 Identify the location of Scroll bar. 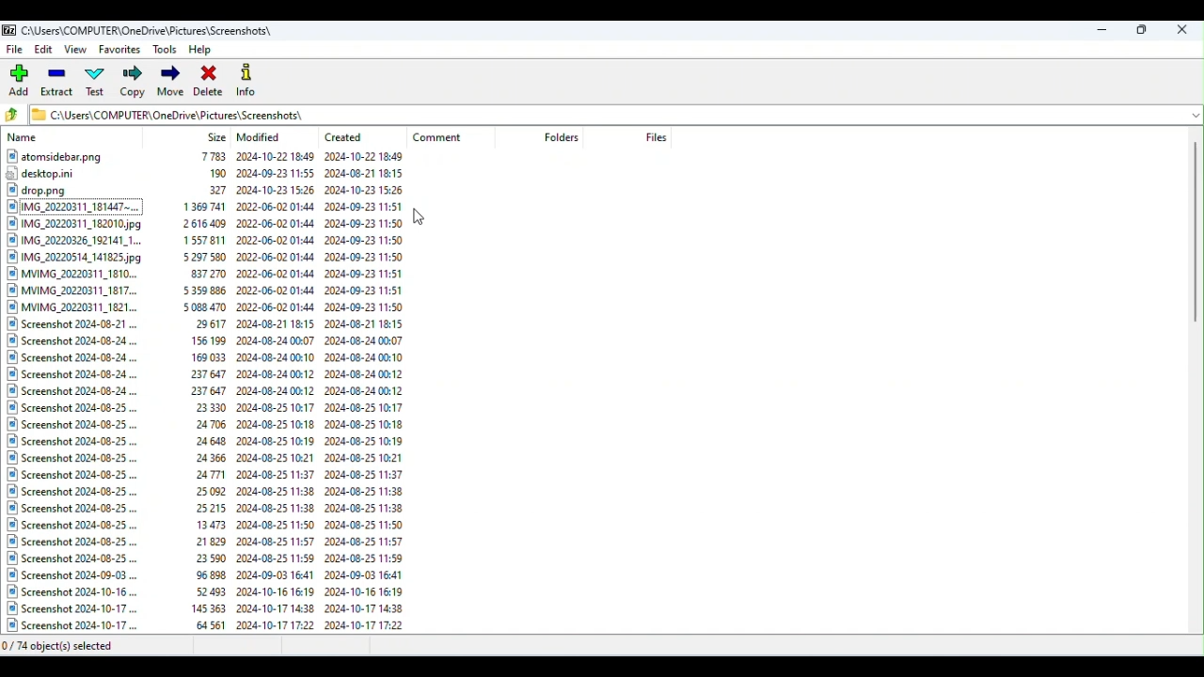
(1196, 383).